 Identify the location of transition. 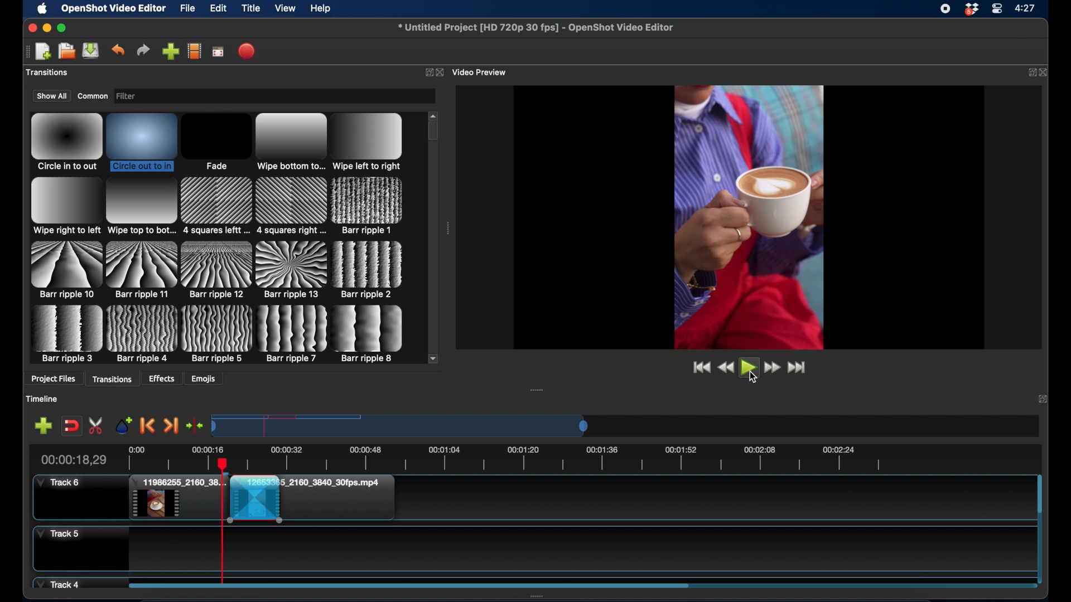
(216, 142).